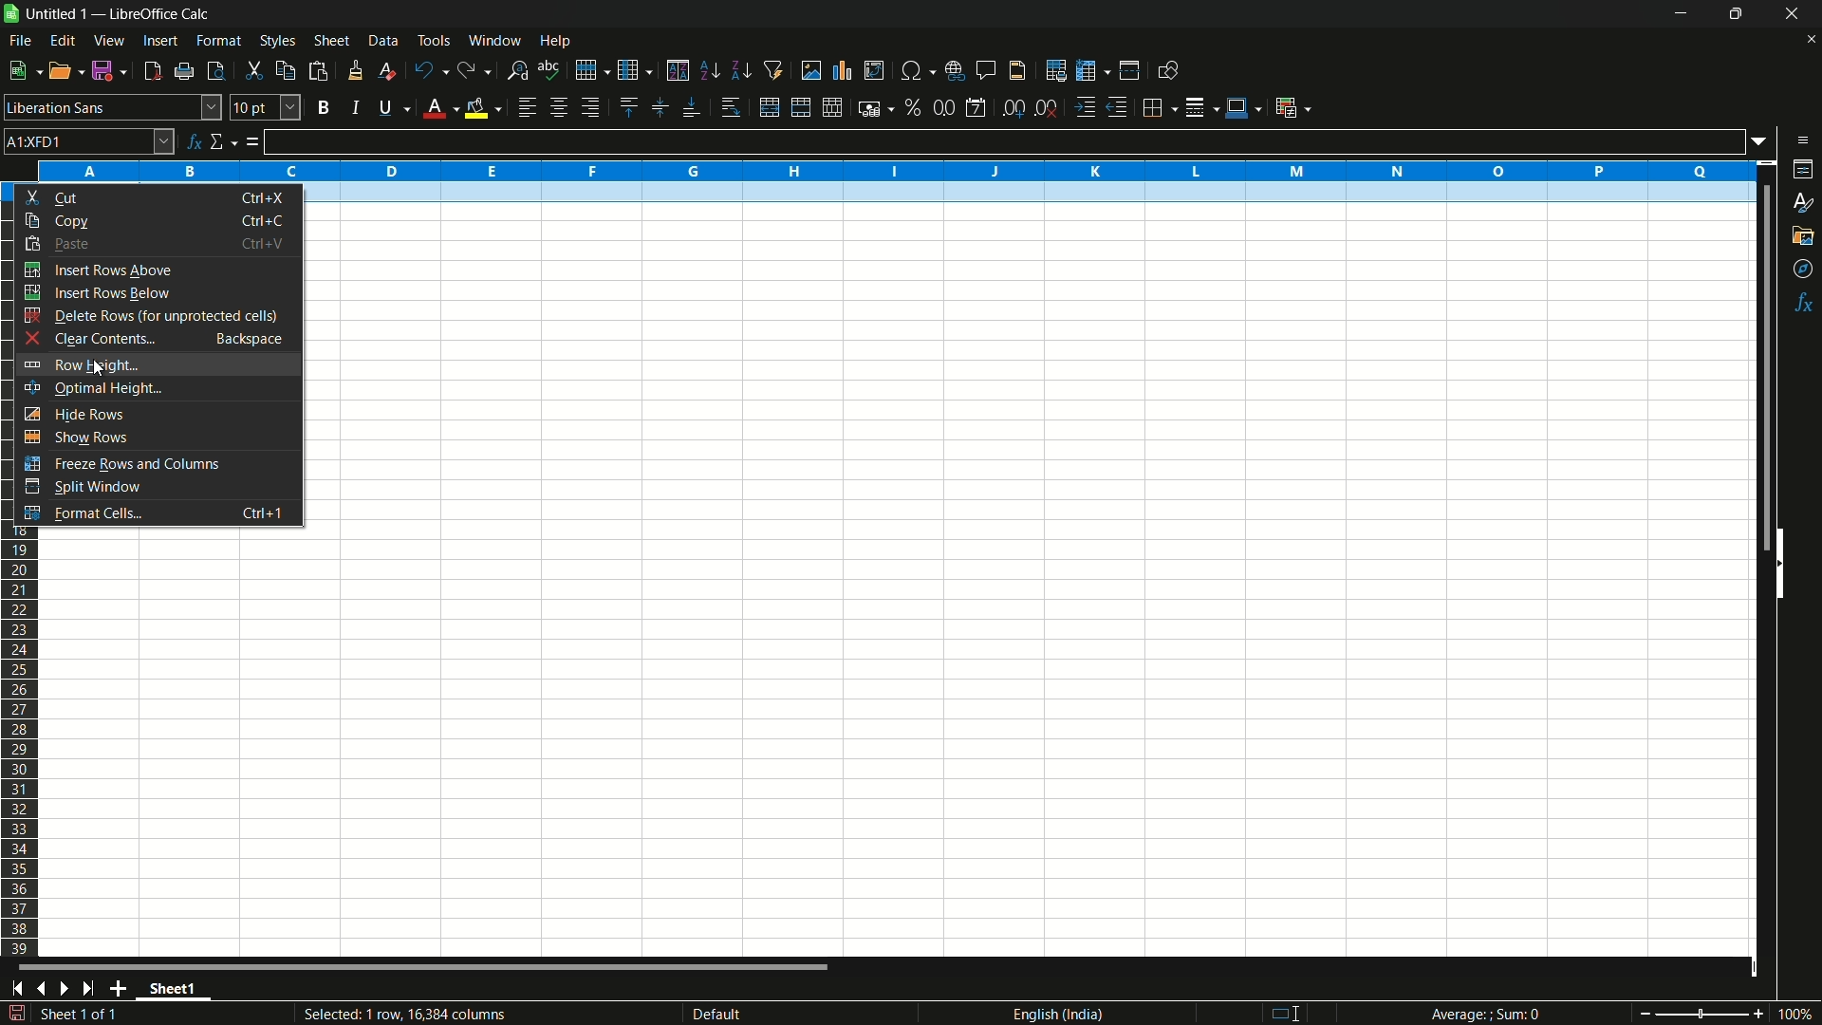  What do you see at coordinates (157, 245) in the screenshot?
I see `paste` at bounding box center [157, 245].